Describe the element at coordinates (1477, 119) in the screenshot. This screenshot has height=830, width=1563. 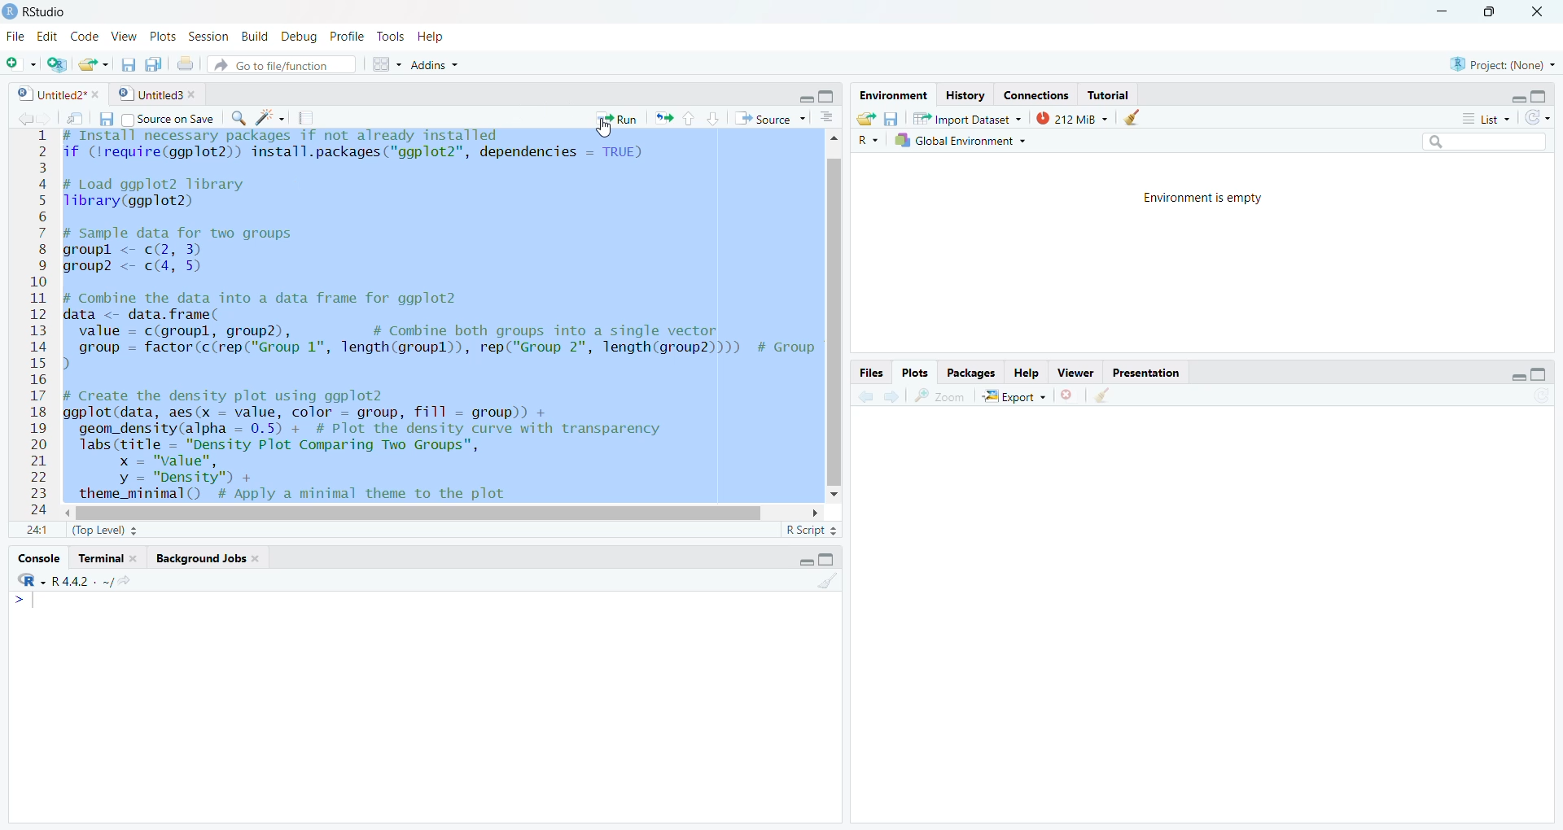
I see `list` at that location.